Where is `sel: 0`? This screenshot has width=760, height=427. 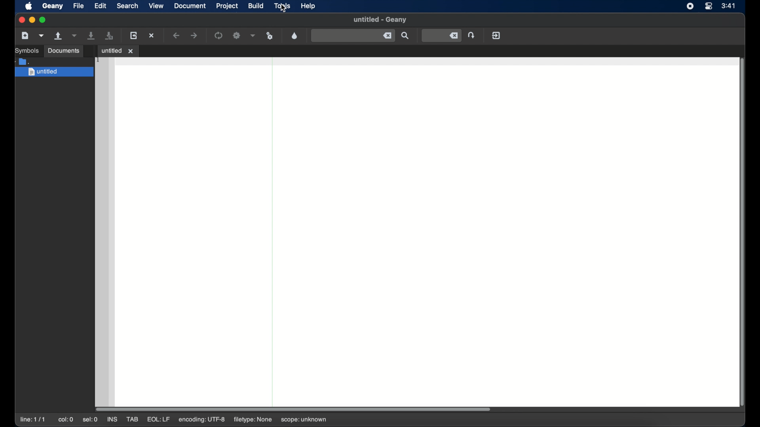 sel: 0 is located at coordinates (90, 420).